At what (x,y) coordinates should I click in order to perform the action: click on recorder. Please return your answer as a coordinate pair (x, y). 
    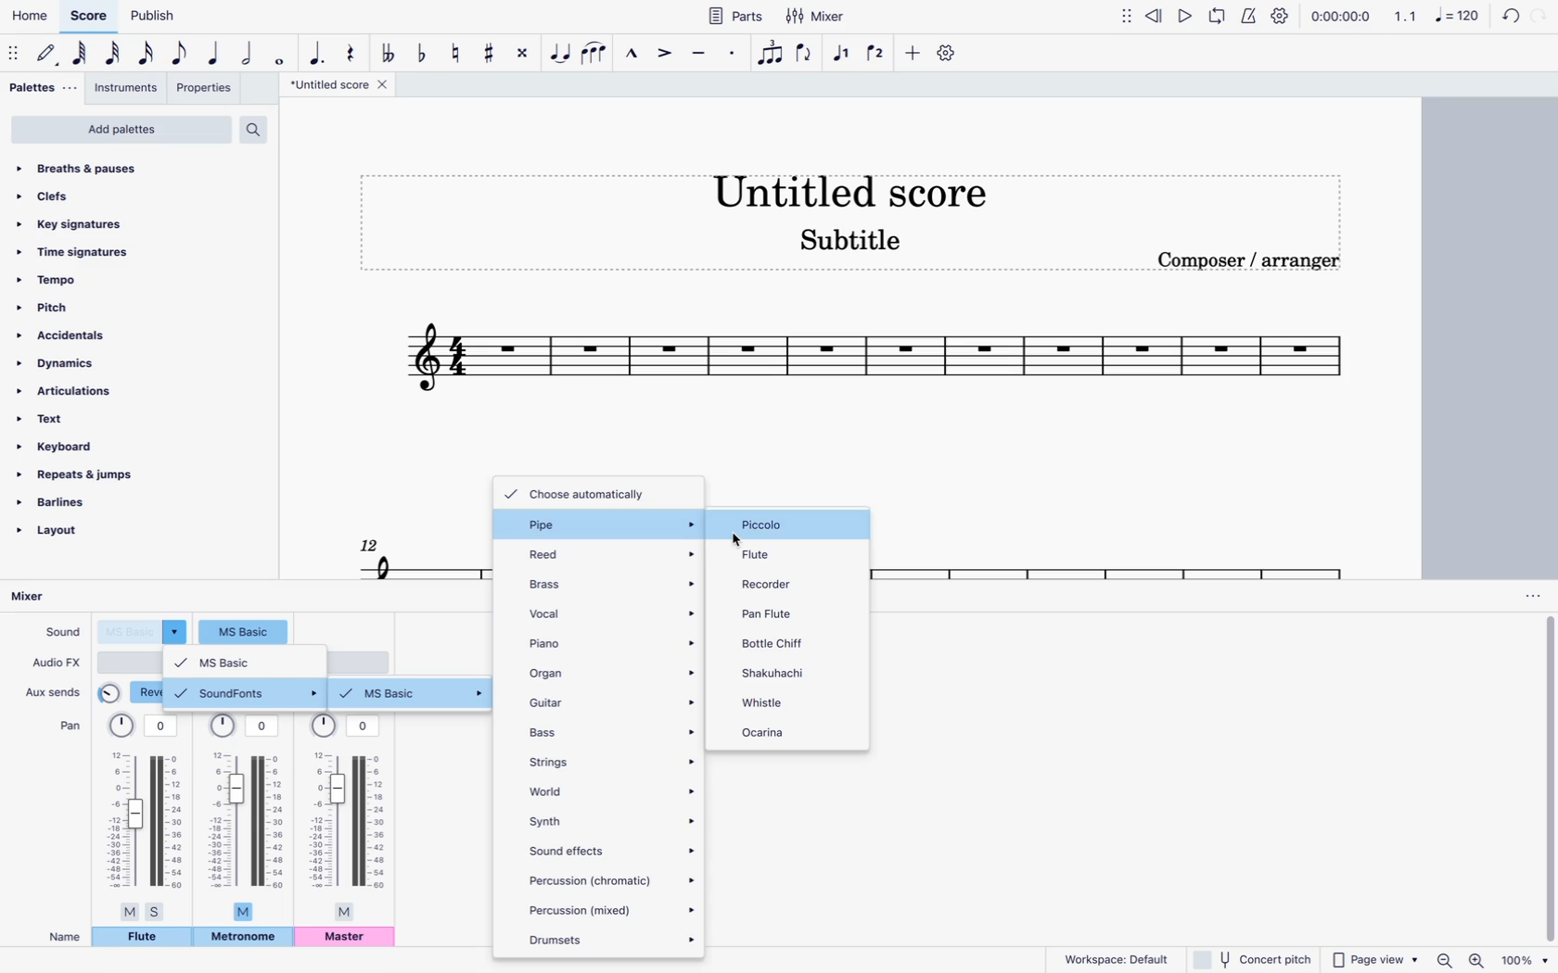
    Looking at the image, I should click on (777, 582).